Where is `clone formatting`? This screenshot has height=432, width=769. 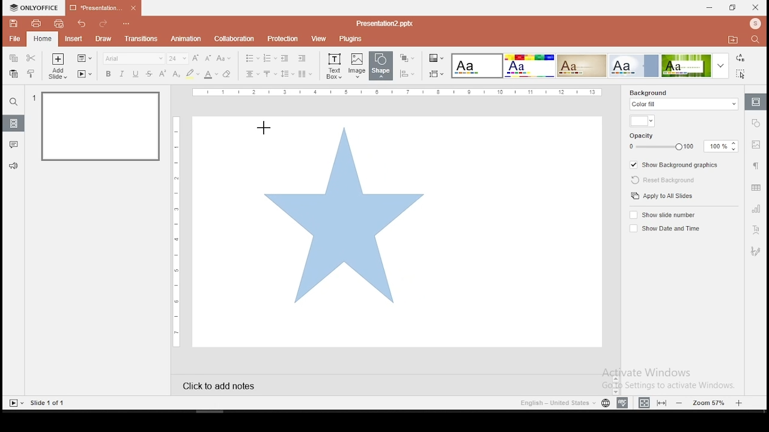 clone formatting is located at coordinates (31, 73).